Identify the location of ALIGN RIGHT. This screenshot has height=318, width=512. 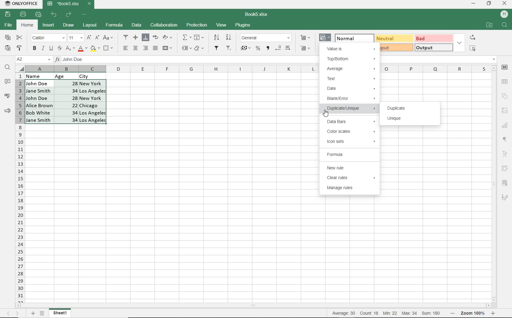
(146, 48).